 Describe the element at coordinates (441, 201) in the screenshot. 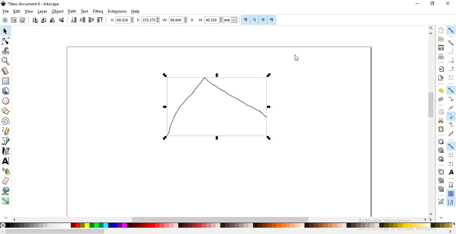

I see `group selected objects` at that location.